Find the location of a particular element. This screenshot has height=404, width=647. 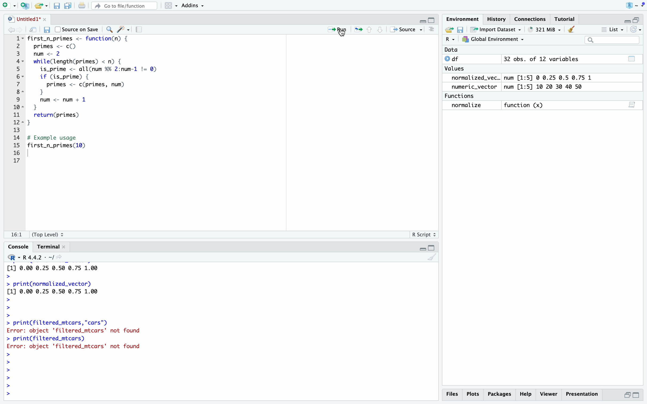

rerun is located at coordinates (359, 30).